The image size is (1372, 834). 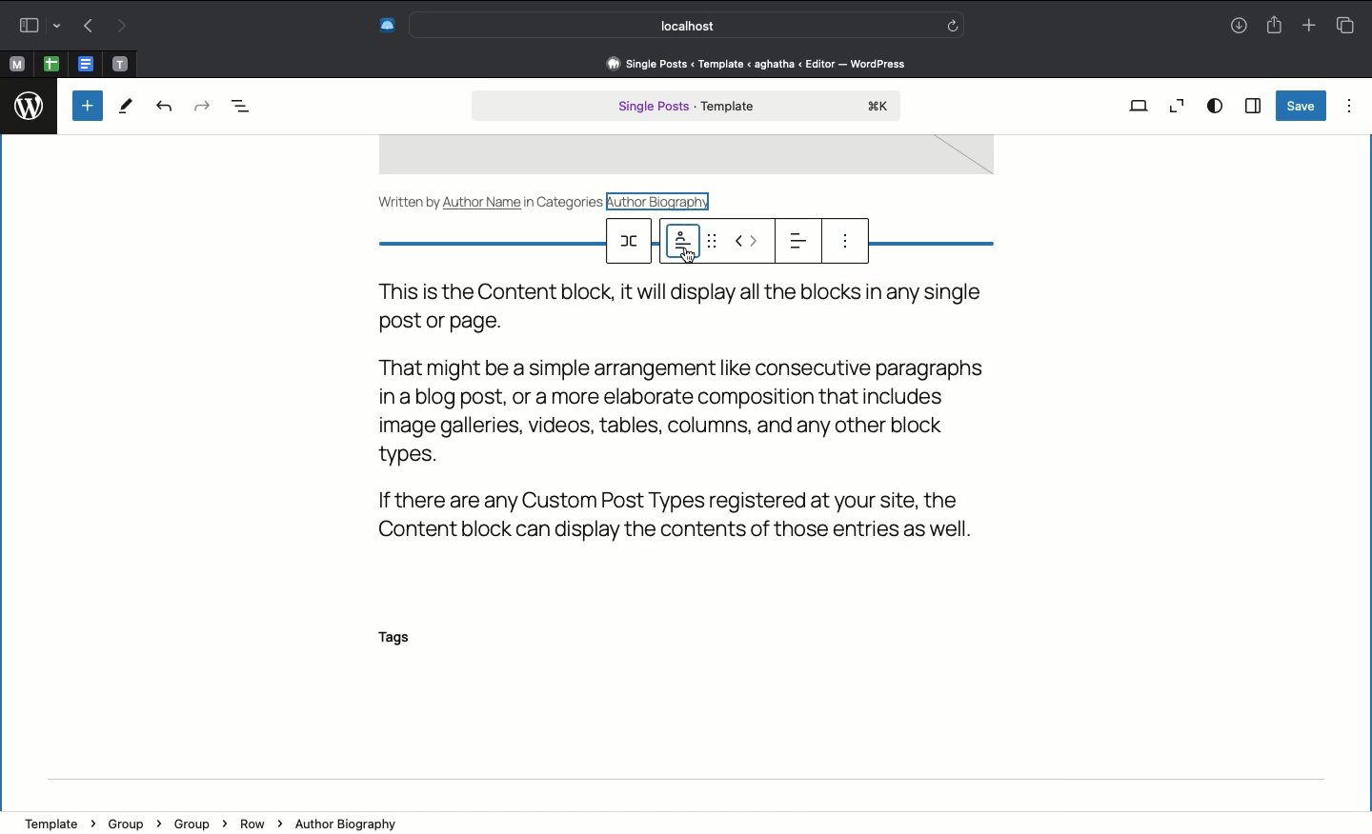 What do you see at coordinates (164, 108) in the screenshot?
I see `Undo` at bounding box center [164, 108].